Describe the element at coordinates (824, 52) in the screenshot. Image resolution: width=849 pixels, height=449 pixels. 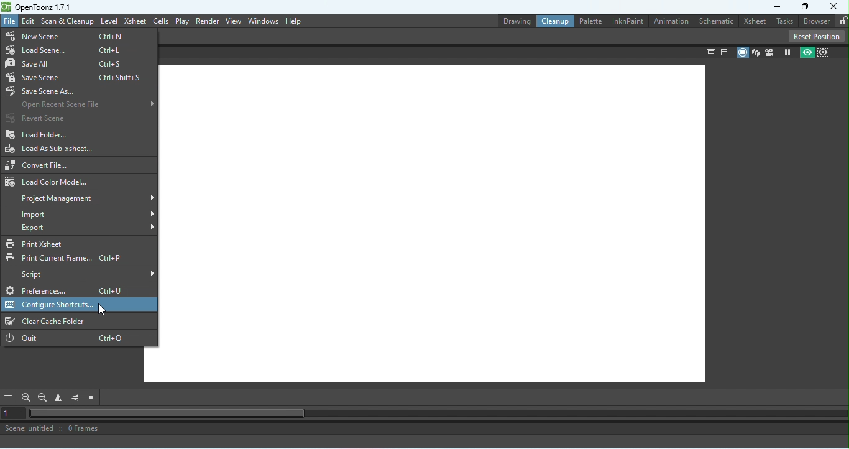
I see `Sub-camera preview` at that location.